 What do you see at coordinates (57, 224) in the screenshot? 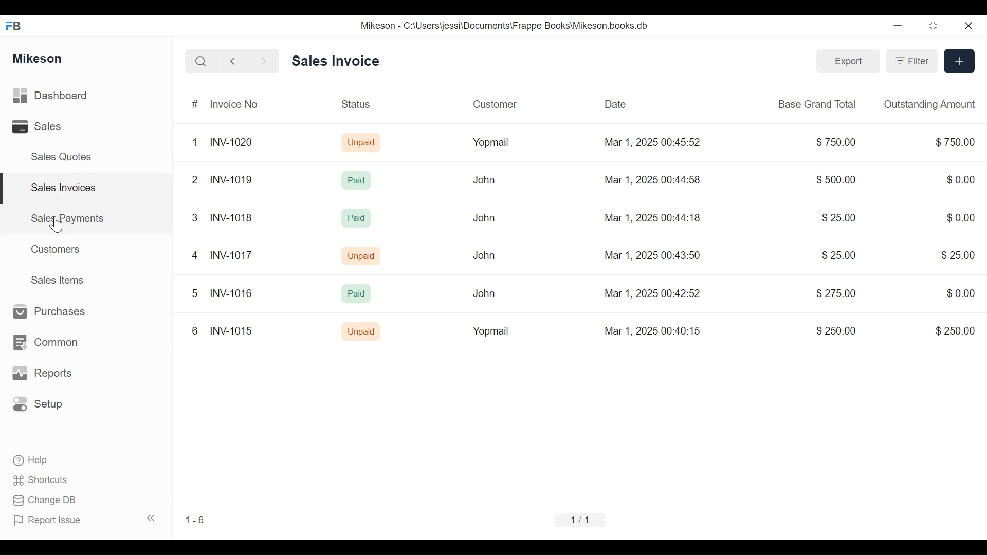
I see `cursor` at bounding box center [57, 224].